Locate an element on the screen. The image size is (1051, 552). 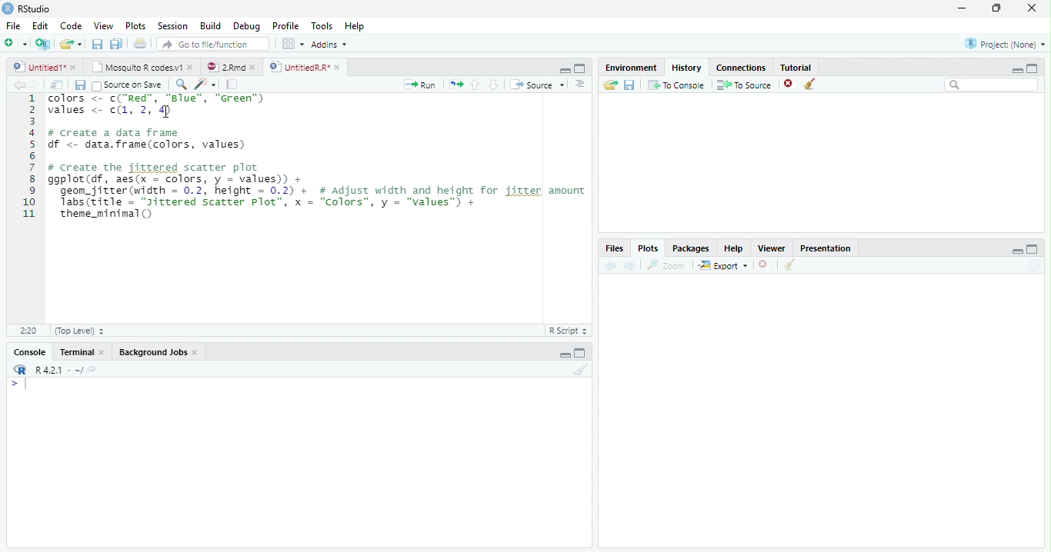
restore is located at coordinates (996, 8).